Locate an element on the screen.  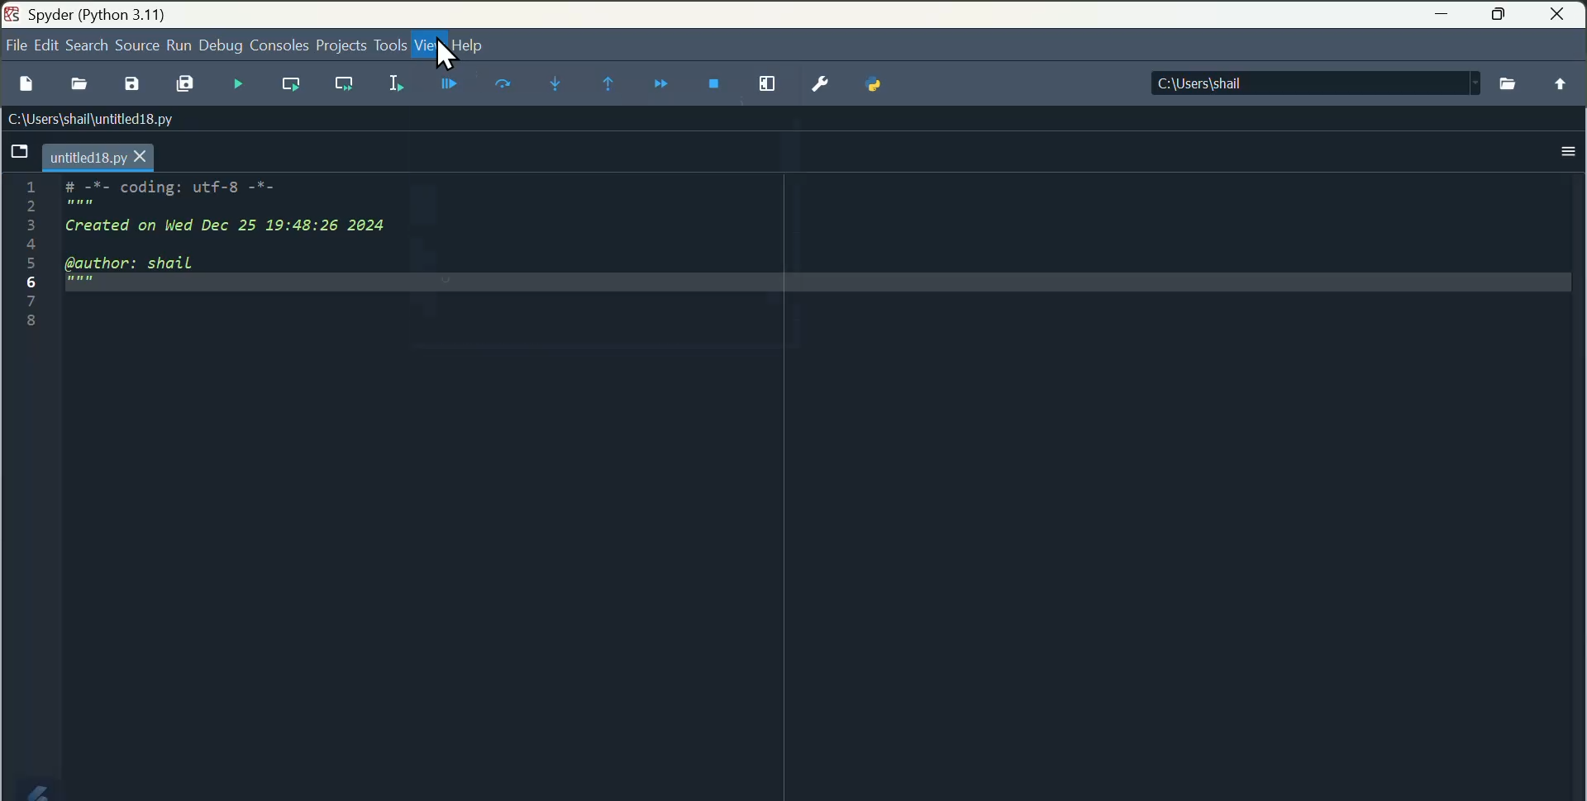
Debug is located at coordinates (222, 44).